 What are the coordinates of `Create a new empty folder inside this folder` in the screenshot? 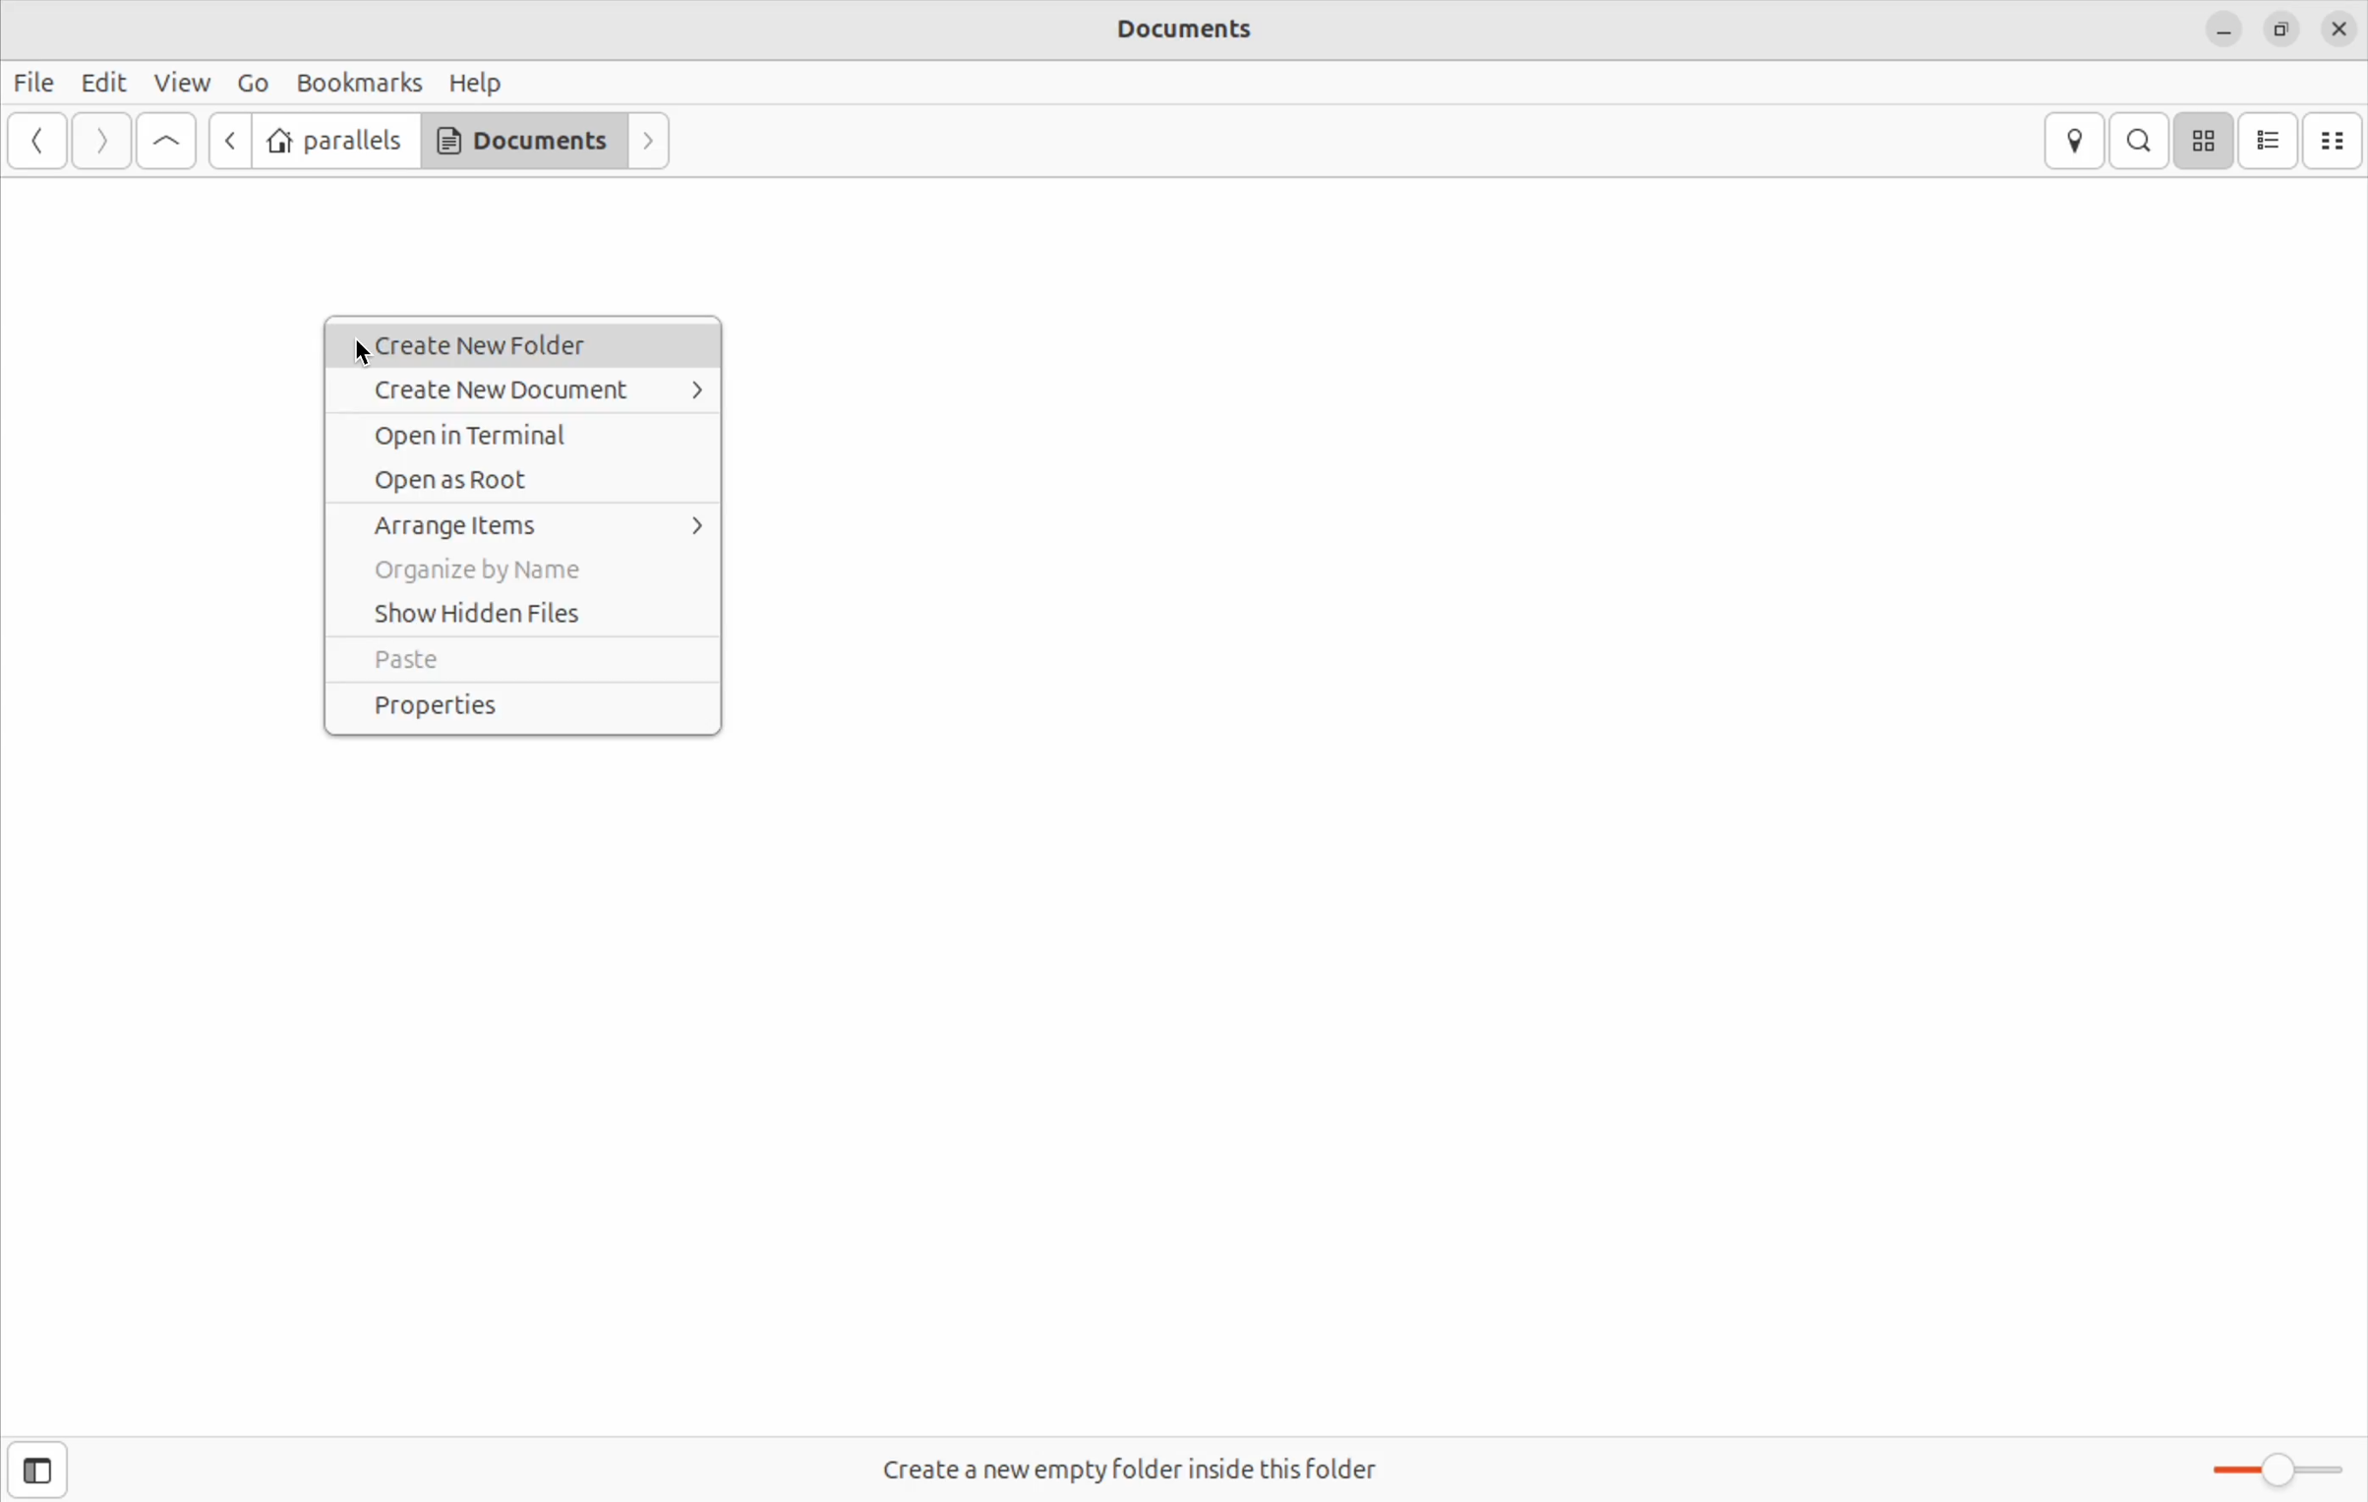 It's located at (1128, 1467).